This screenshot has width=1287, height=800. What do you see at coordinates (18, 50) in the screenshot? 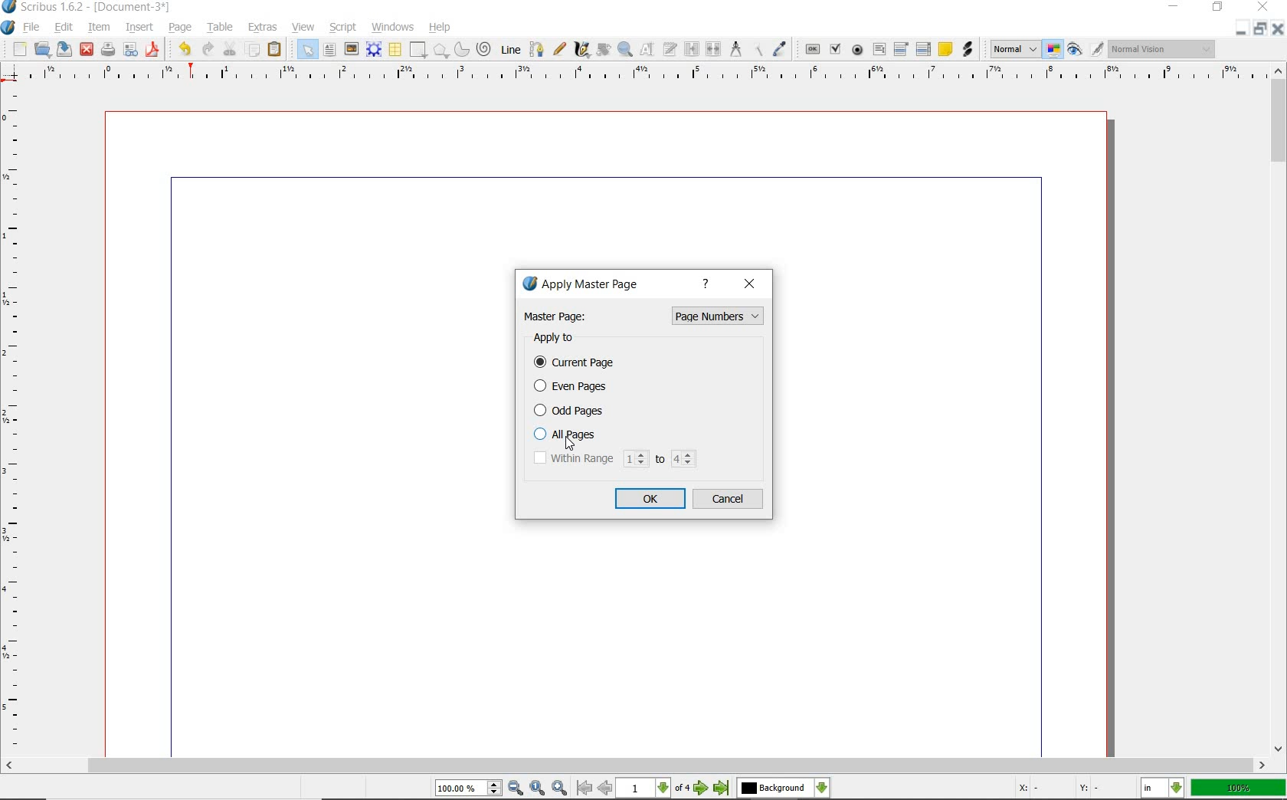
I see `new` at bounding box center [18, 50].